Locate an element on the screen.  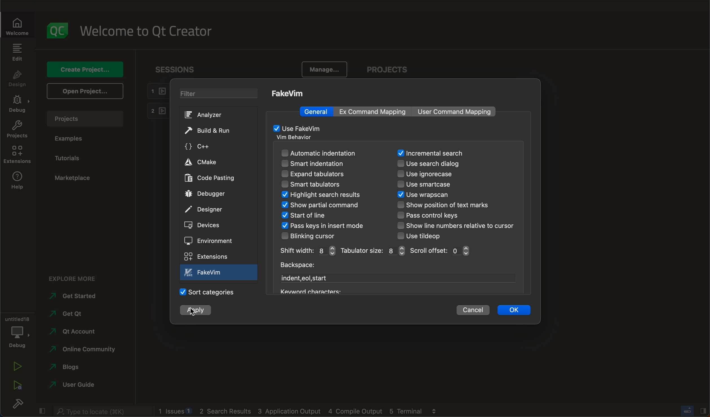
tiledop is located at coordinates (424, 236).